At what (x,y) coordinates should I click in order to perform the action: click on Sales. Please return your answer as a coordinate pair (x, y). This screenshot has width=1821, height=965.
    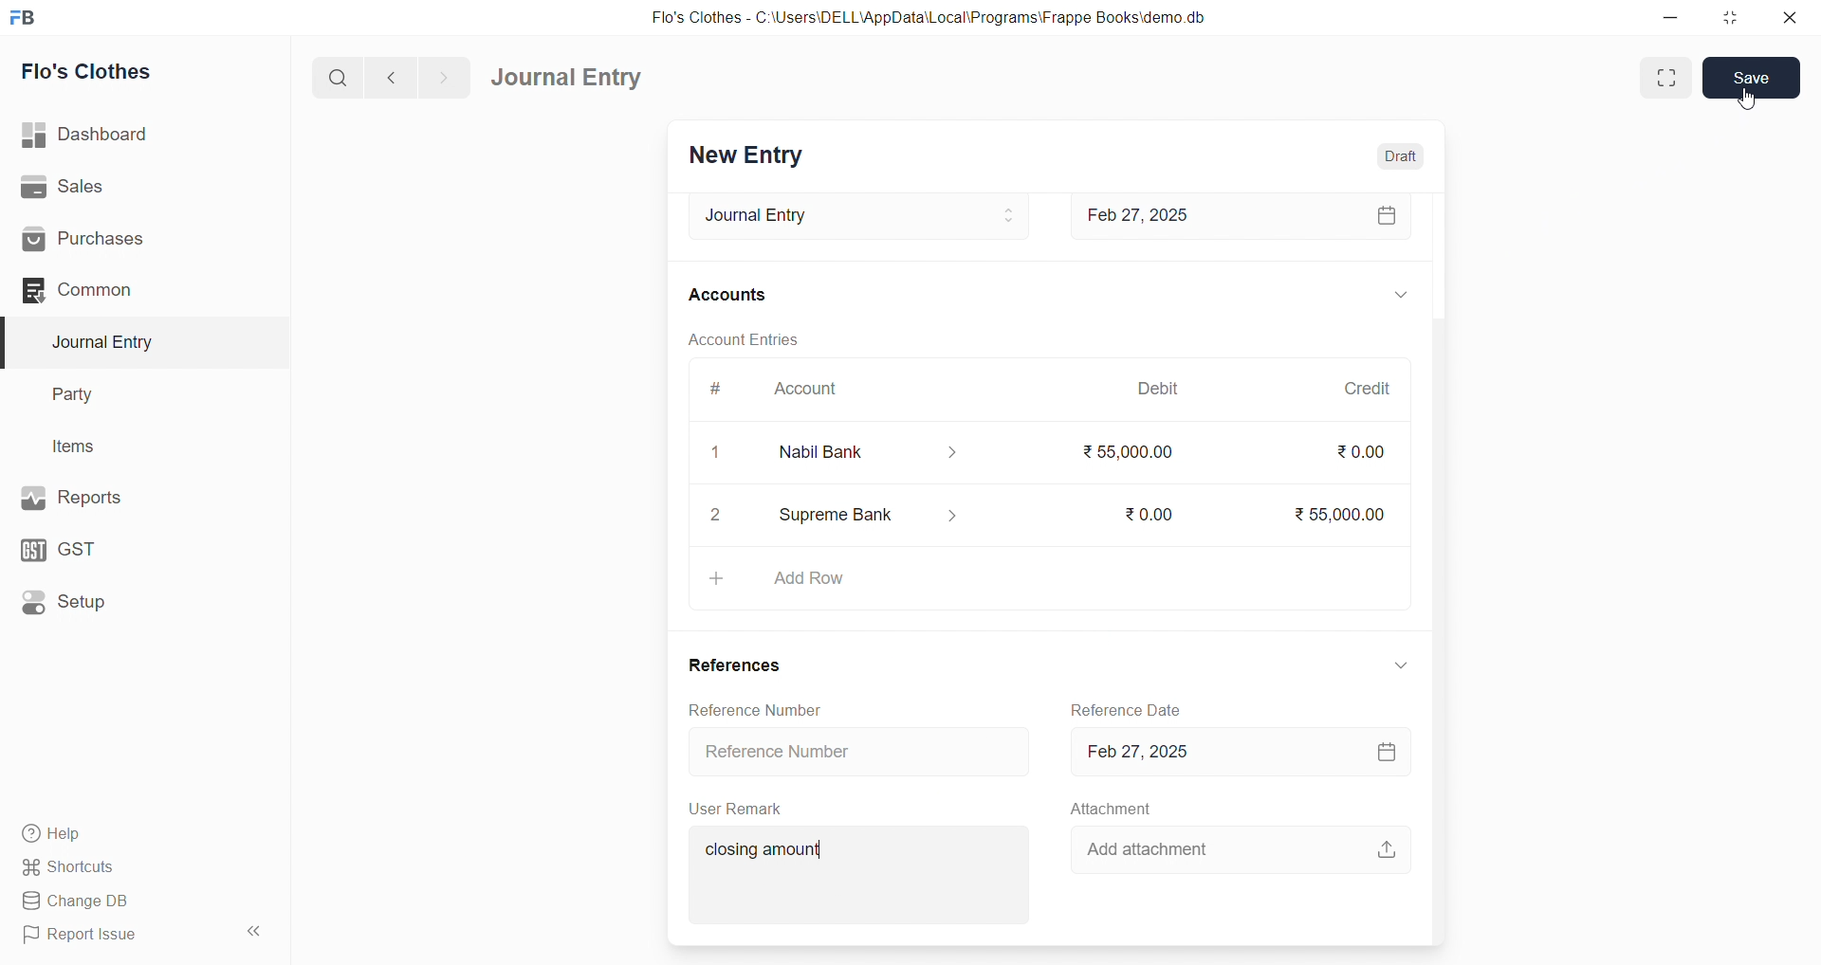
    Looking at the image, I should click on (113, 186).